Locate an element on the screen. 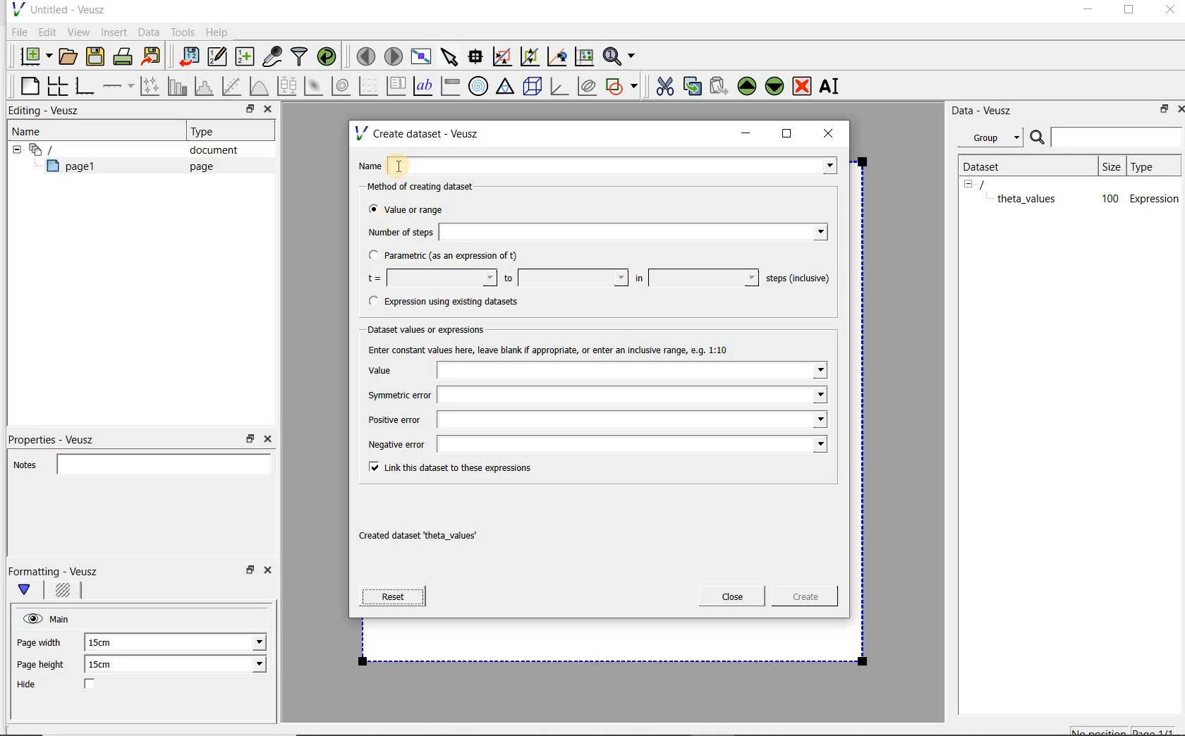  to is located at coordinates (564, 278).